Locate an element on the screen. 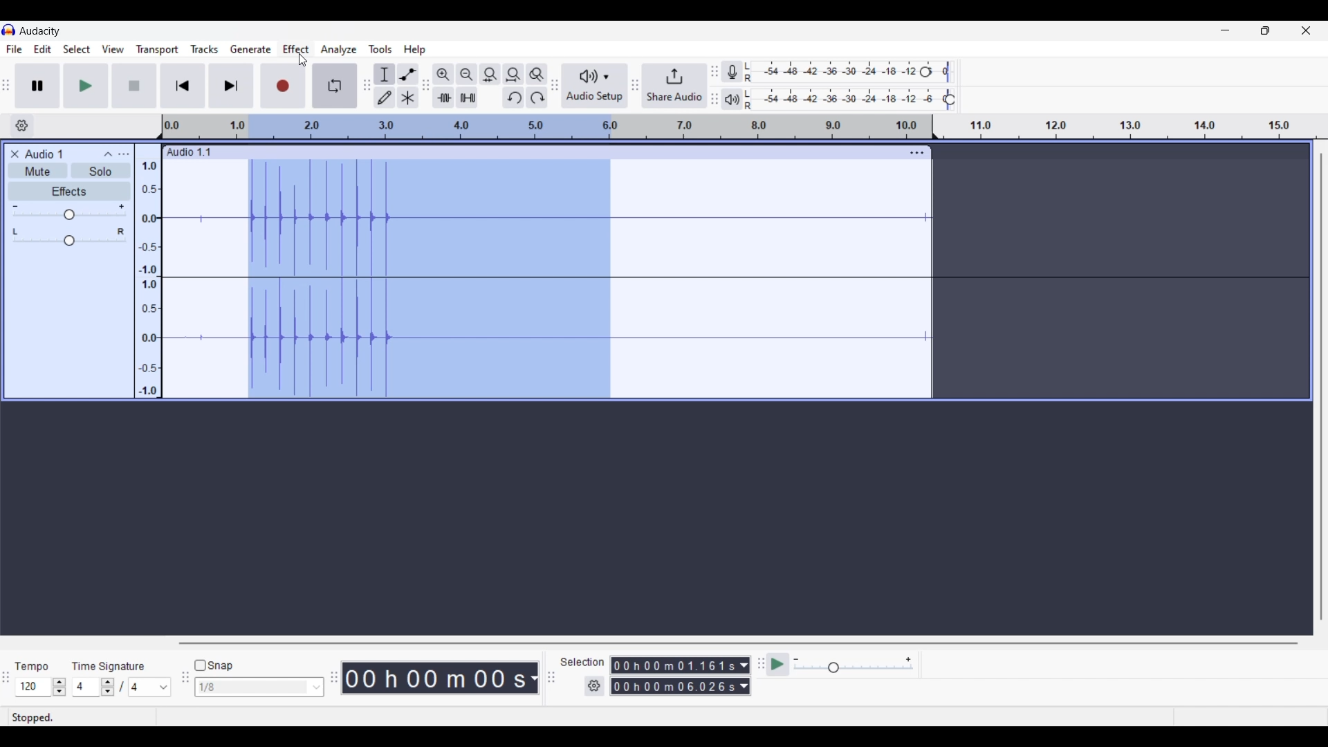  Multi-tool is located at coordinates (408, 97).